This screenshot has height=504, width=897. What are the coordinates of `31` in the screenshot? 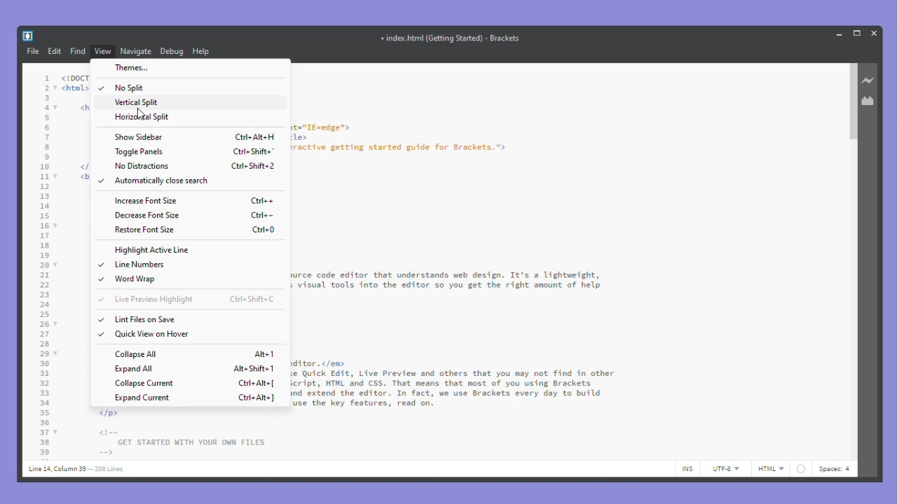 It's located at (44, 373).